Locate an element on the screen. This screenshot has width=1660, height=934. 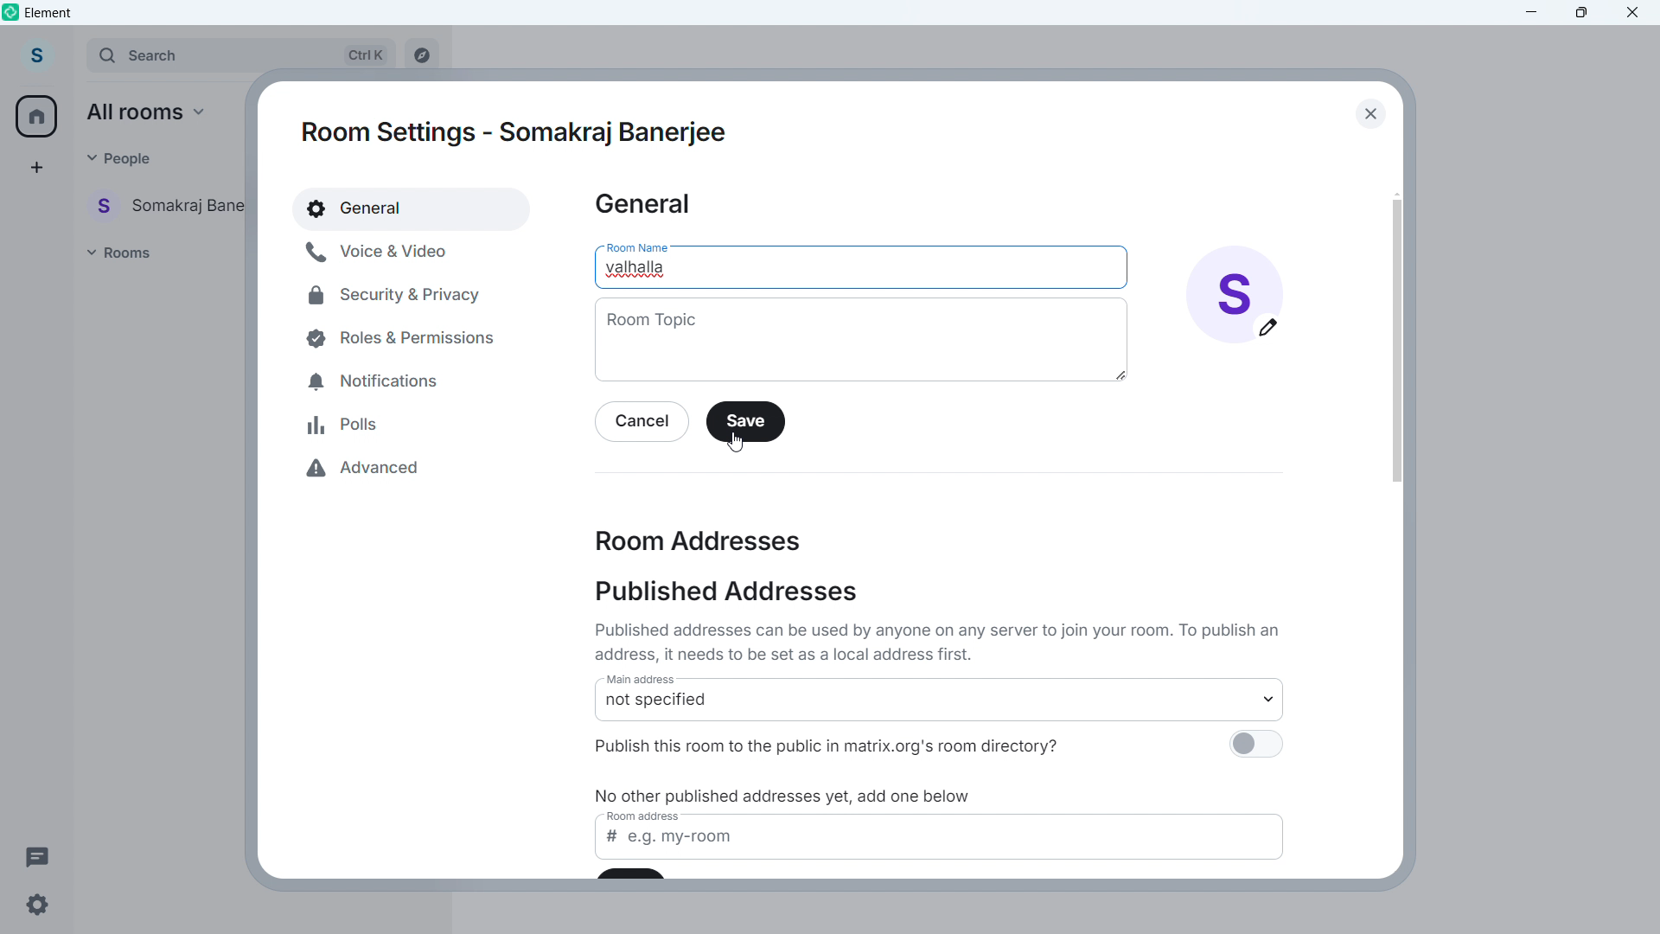
Room name- valhalla is located at coordinates (640, 267).